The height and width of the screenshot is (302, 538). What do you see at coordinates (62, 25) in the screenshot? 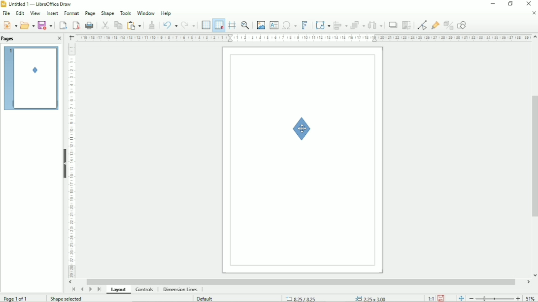
I see `Export` at bounding box center [62, 25].